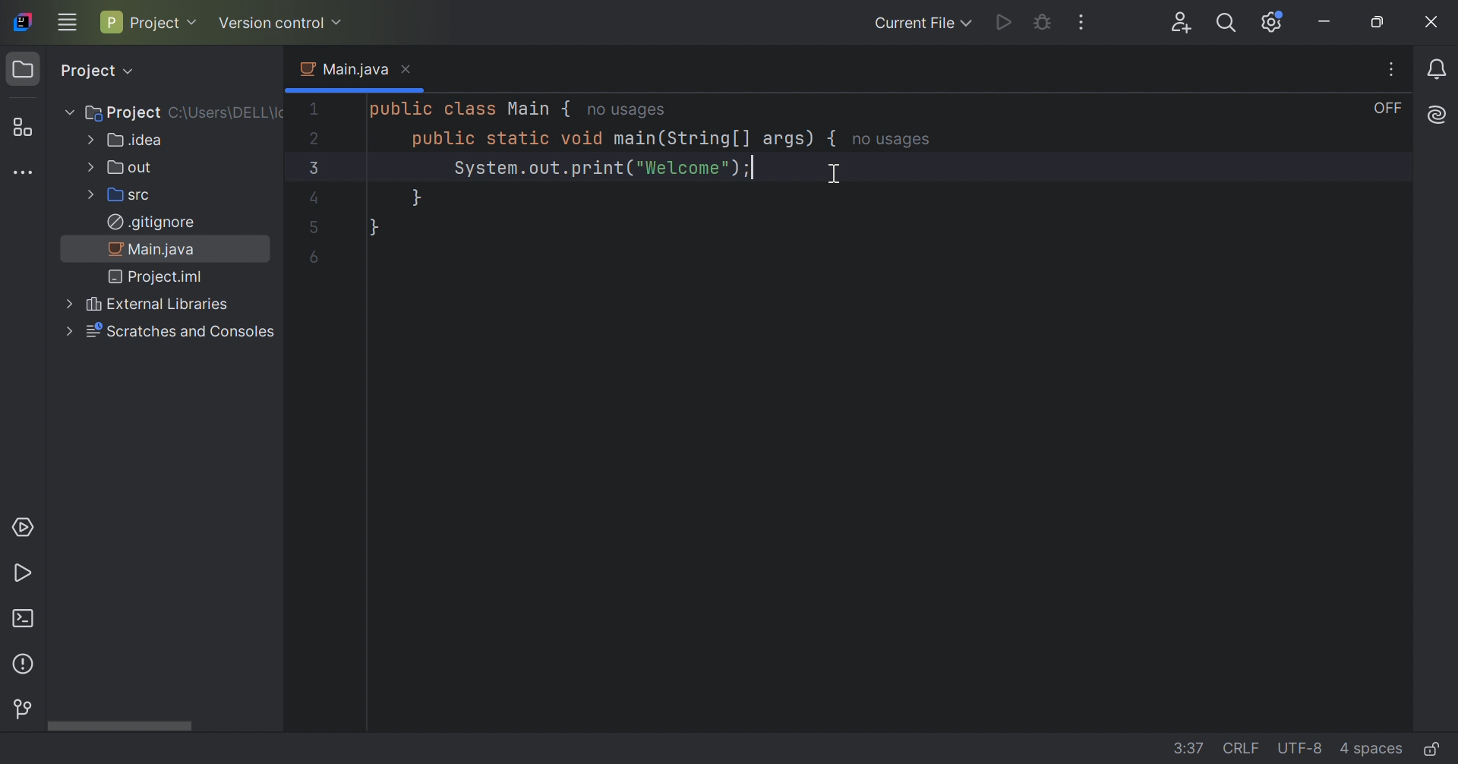 The height and width of the screenshot is (764, 1458). Describe the element at coordinates (1438, 115) in the screenshot. I see `AI Assistance` at that location.